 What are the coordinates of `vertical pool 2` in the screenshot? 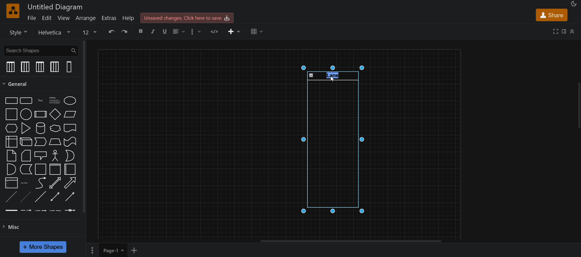 It's located at (54, 67).